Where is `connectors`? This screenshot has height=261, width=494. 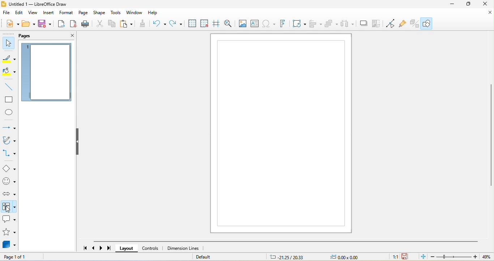
connectors is located at coordinates (9, 154).